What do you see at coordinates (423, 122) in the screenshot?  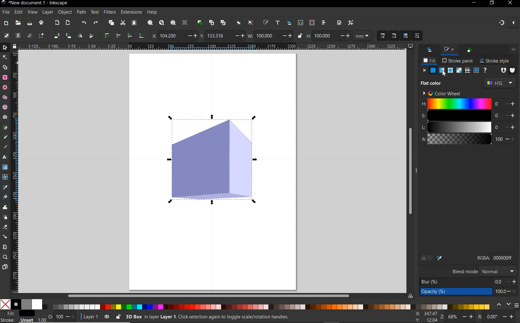 I see `HSLA` at bounding box center [423, 122].